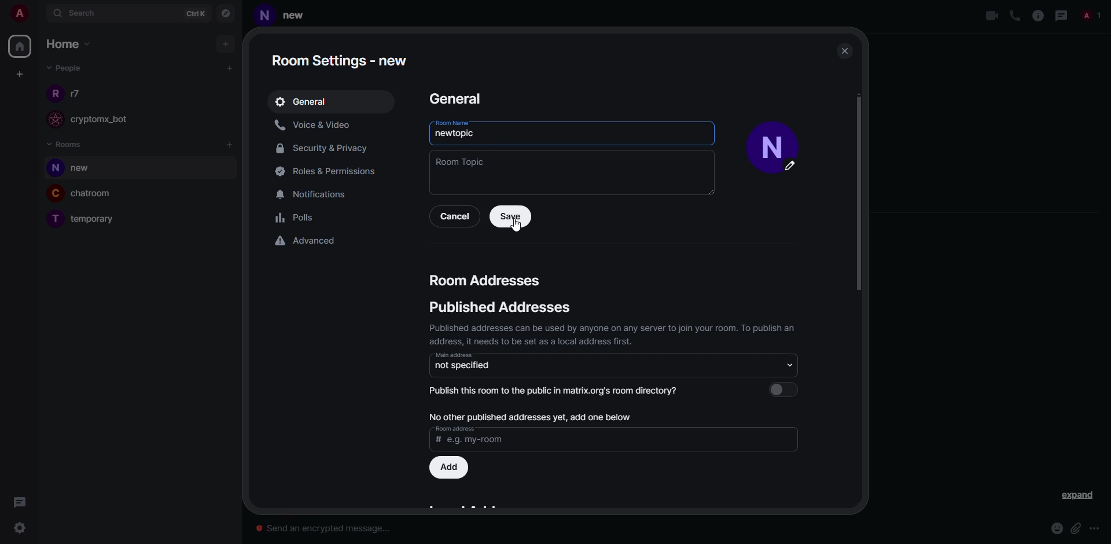 Image resolution: width=1111 pixels, height=544 pixels. What do you see at coordinates (23, 15) in the screenshot?
I see `account` at bounding box center [23, 15].